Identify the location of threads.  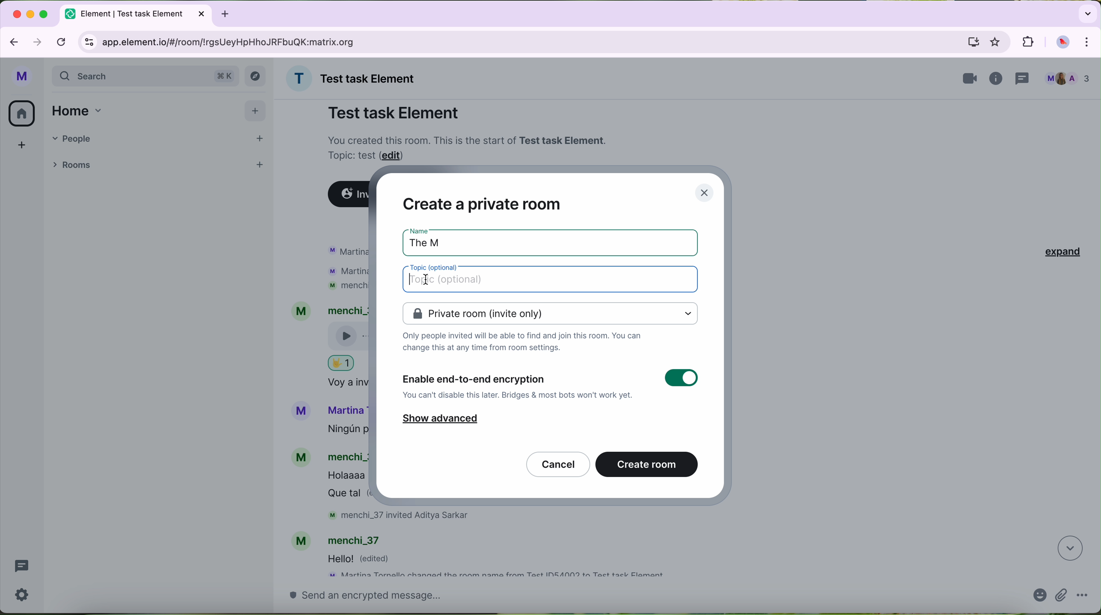
(1024, 77).